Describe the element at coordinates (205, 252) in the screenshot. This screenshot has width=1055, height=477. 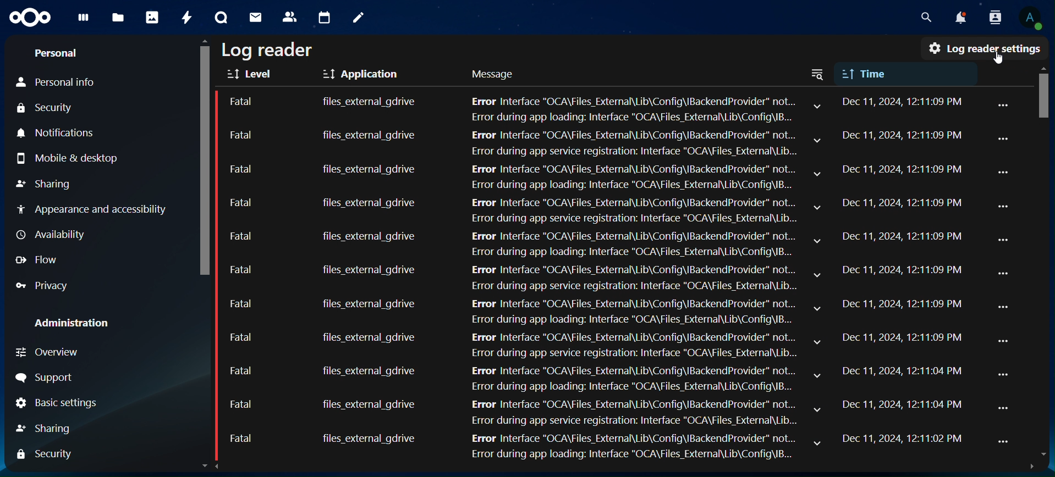
I see `scrollbar` at that location.